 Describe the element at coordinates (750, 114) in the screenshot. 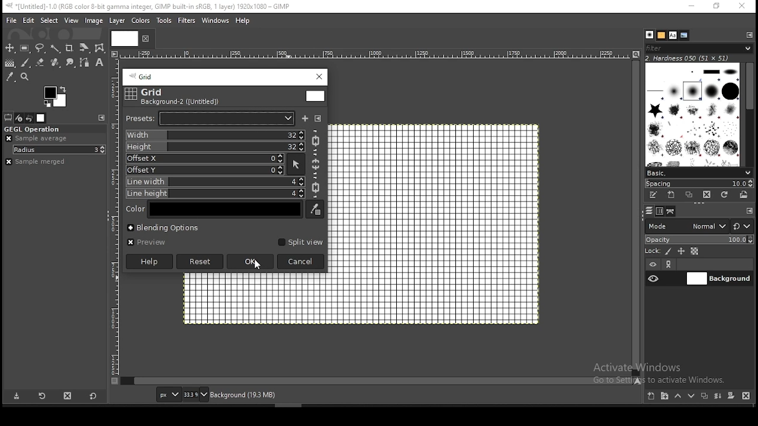

I see `scroll bar` at that location.